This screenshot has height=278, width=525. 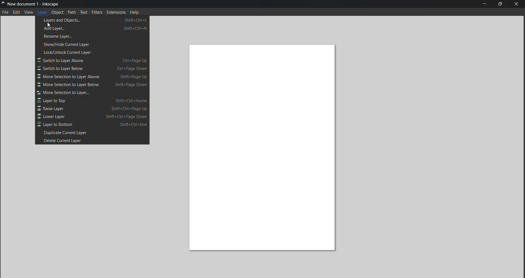 What do you see at coordinates (86, 93) in the screenshot?
I see `move selection to layer` at bounding box center [86, 93].